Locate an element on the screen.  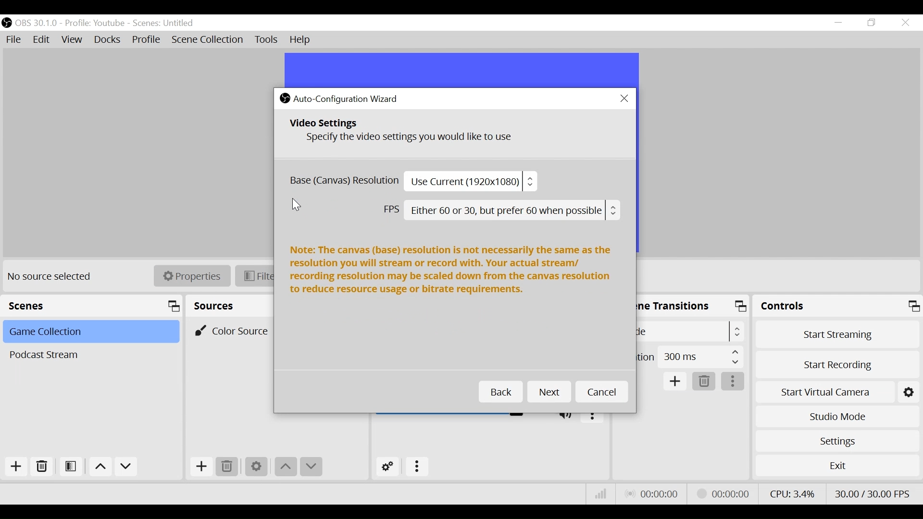
Cancel is located at coordinates (601, 393).